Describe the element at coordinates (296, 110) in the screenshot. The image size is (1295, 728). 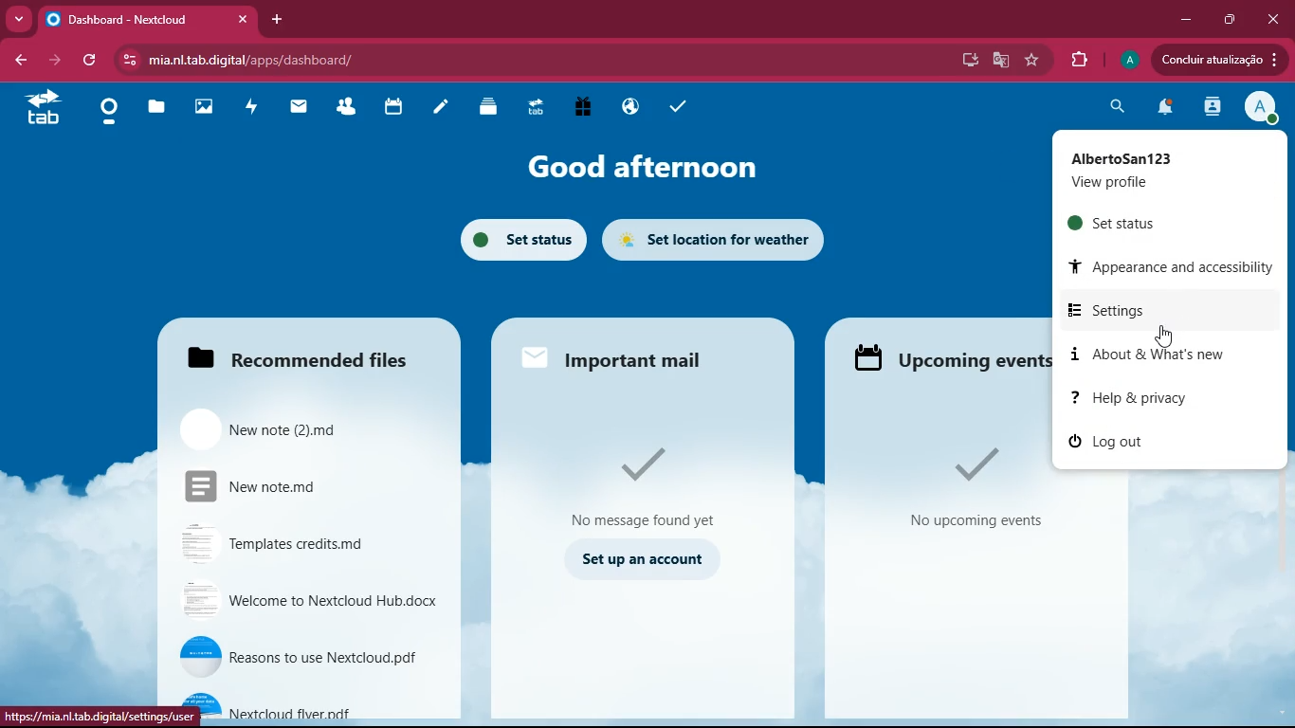
I see `mail` at that location.